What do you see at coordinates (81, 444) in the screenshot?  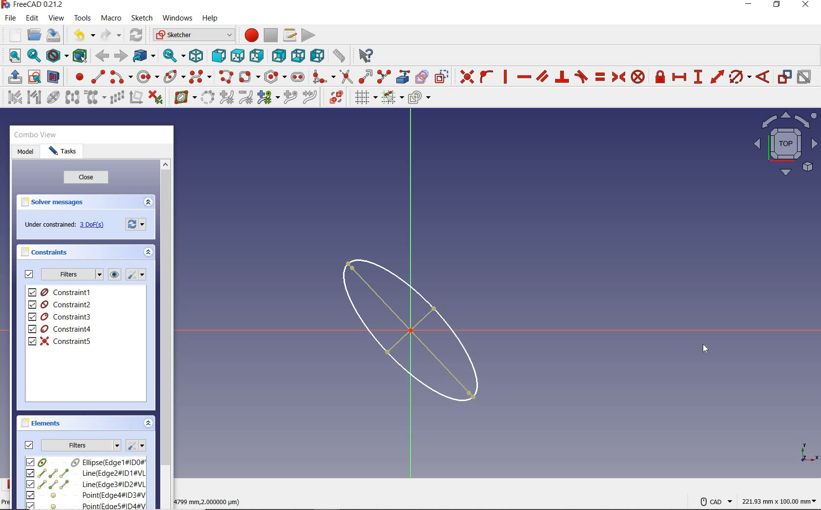 I see `filters` at bounding box center [81, 444].